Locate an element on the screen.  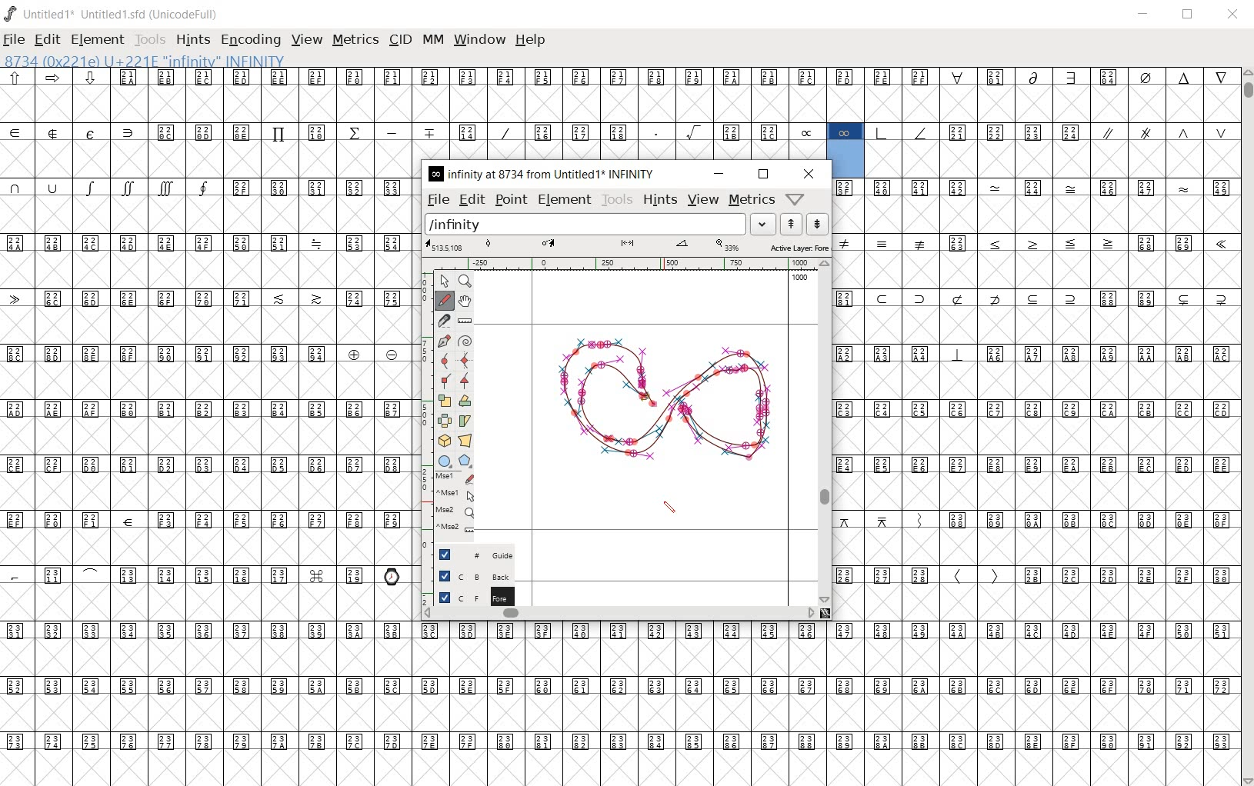
scroll by hand is located at coordinates (466, 300).